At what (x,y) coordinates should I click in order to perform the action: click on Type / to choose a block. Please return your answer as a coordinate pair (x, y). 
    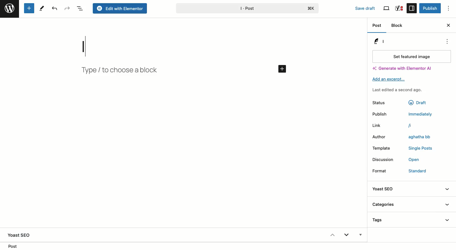
    Looking at the image, I should click on (122, 70).